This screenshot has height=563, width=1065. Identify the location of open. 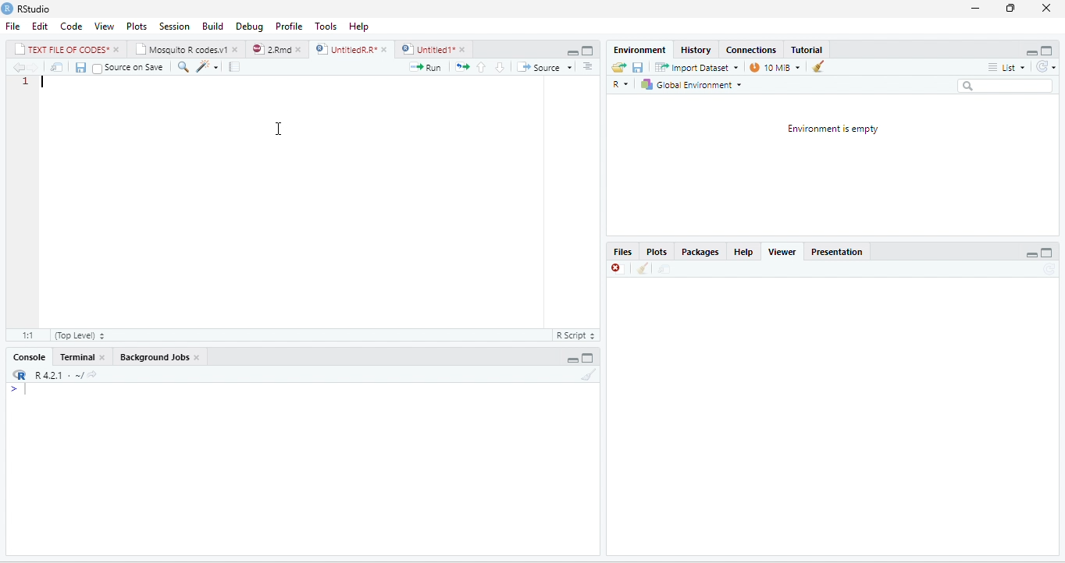
(616, 68).